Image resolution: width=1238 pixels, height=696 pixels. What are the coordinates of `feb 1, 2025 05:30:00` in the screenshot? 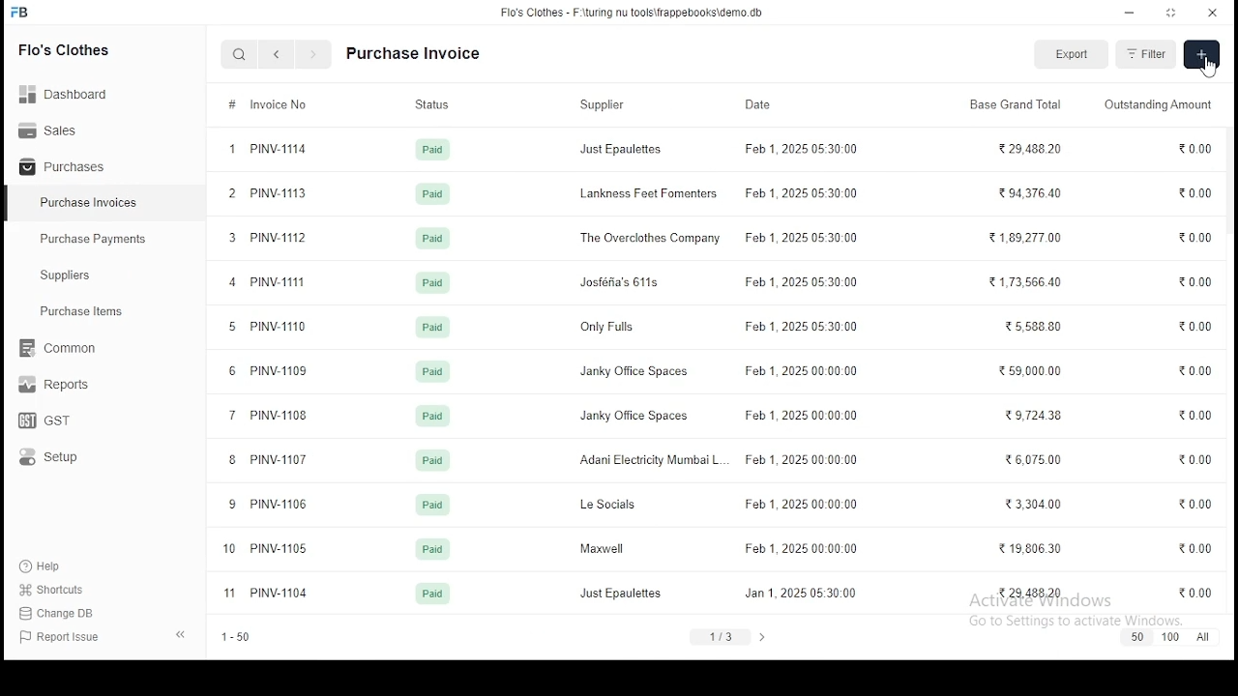 It's located at (798, 593).